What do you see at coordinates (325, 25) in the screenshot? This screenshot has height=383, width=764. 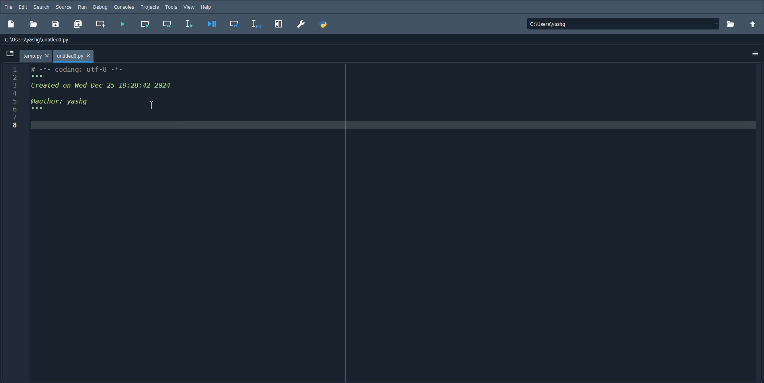 I see `PYTHONPATH Manager` at bounding box center [325, 25].